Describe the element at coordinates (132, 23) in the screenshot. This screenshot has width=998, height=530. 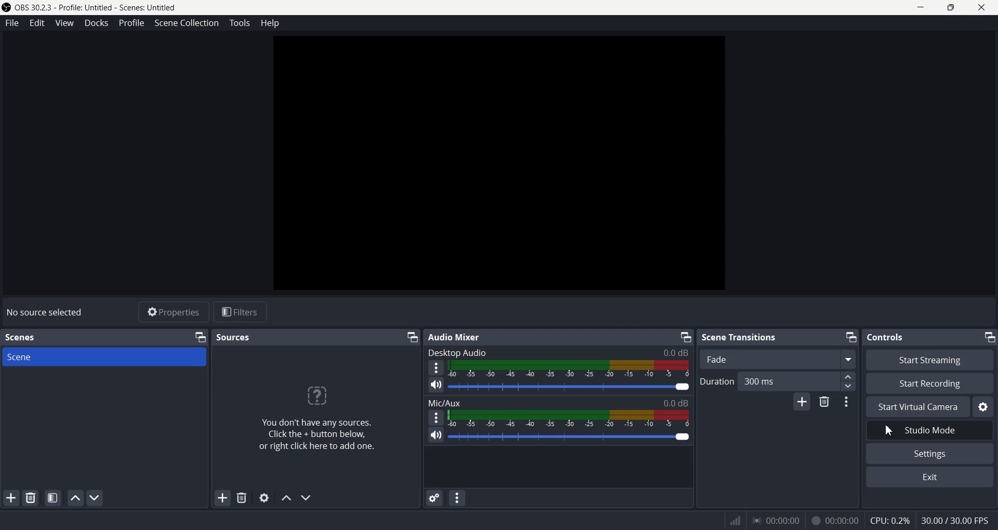
I see `Profile` at that location.